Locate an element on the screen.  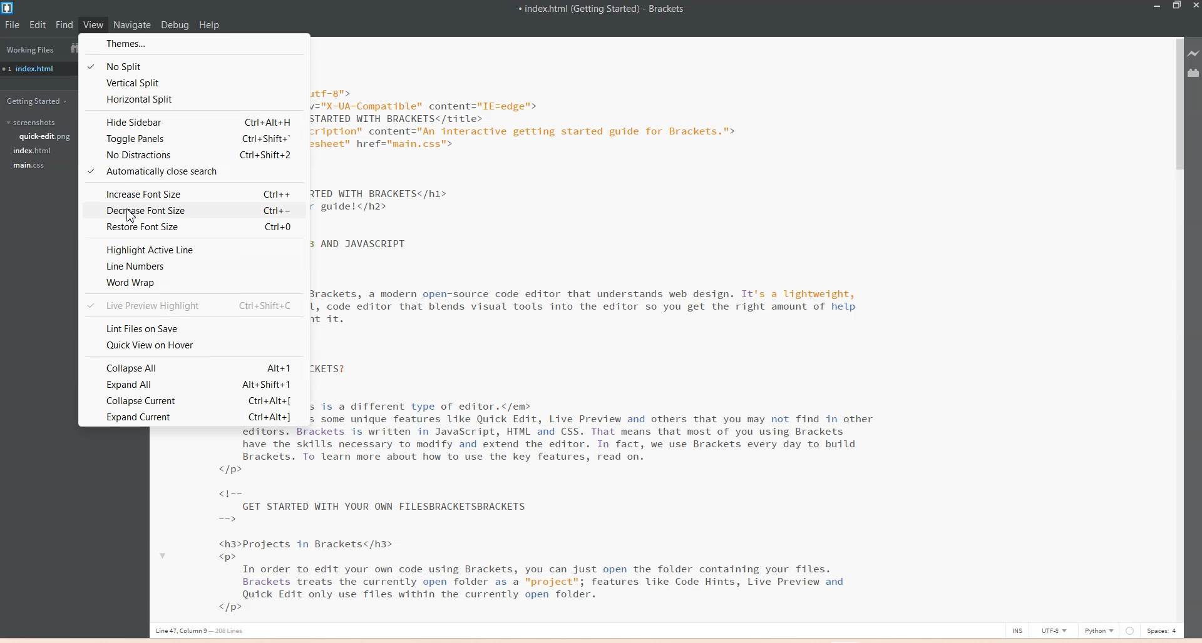
Logo is located at coordinates (8, 9).